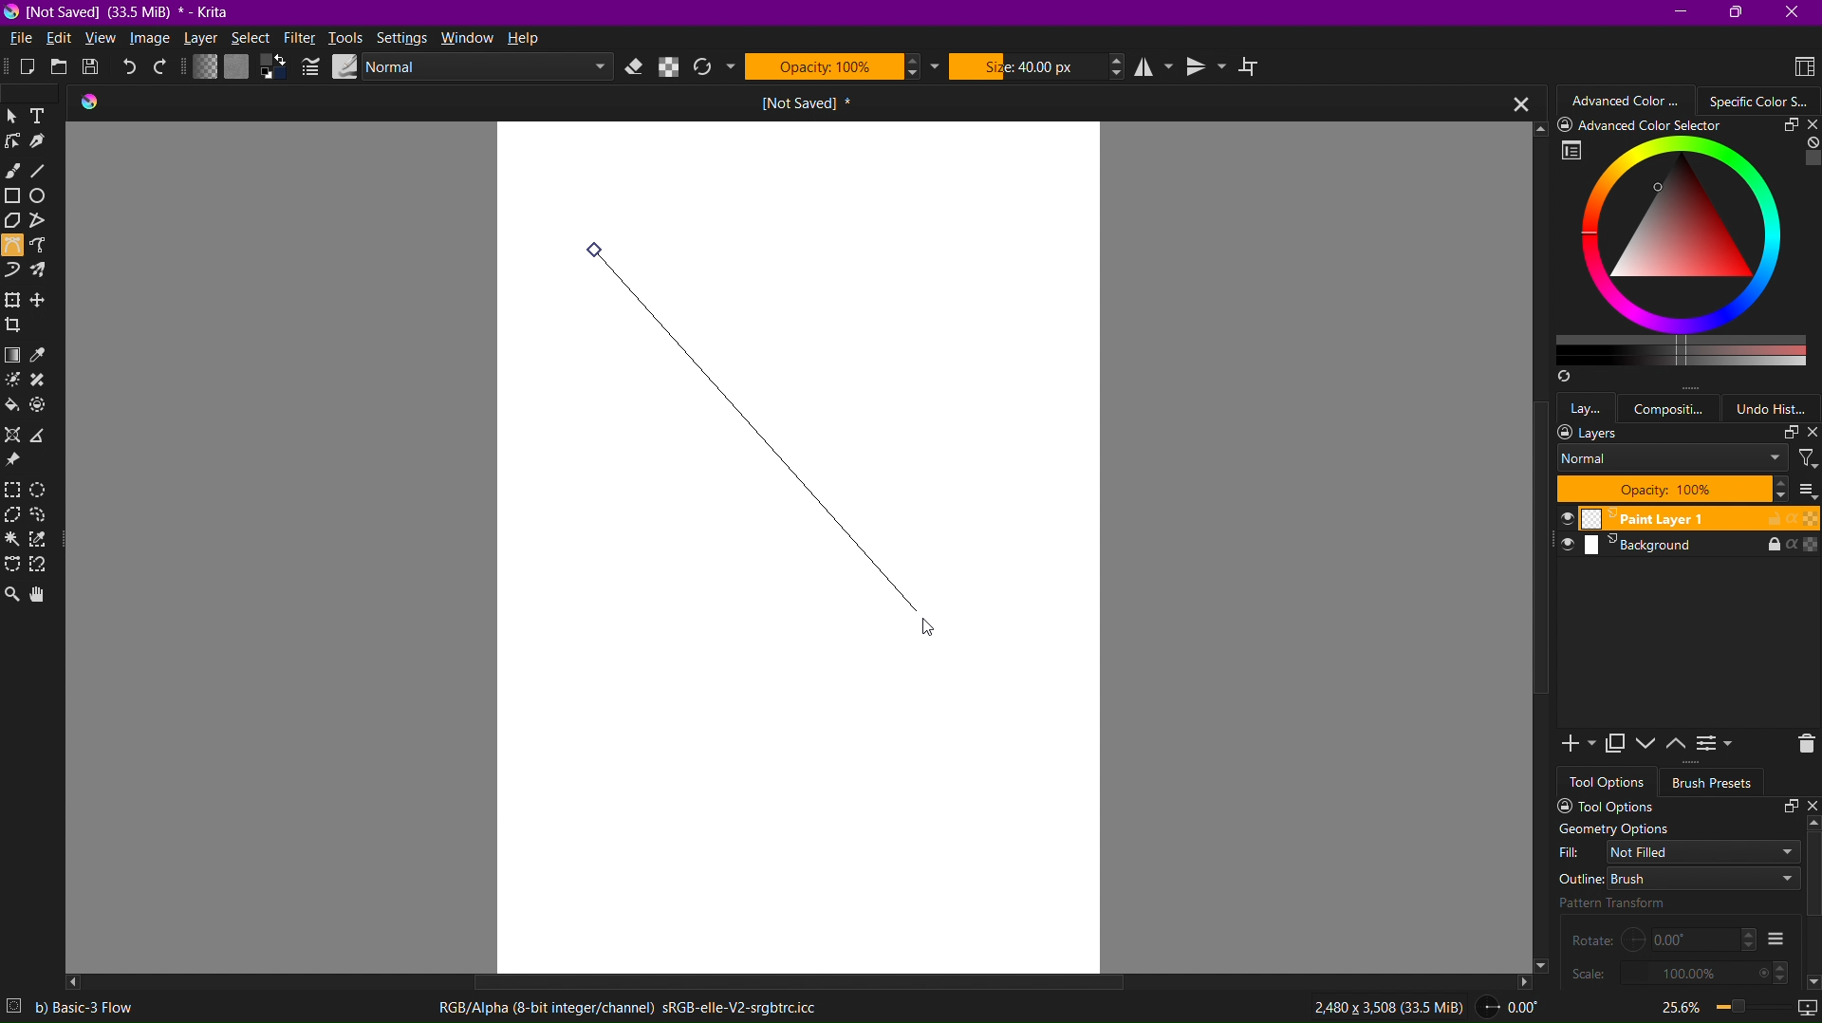 The width and height of the screenshot is (1822, 1023). I want to click on Text Tool, so click(45, 116).